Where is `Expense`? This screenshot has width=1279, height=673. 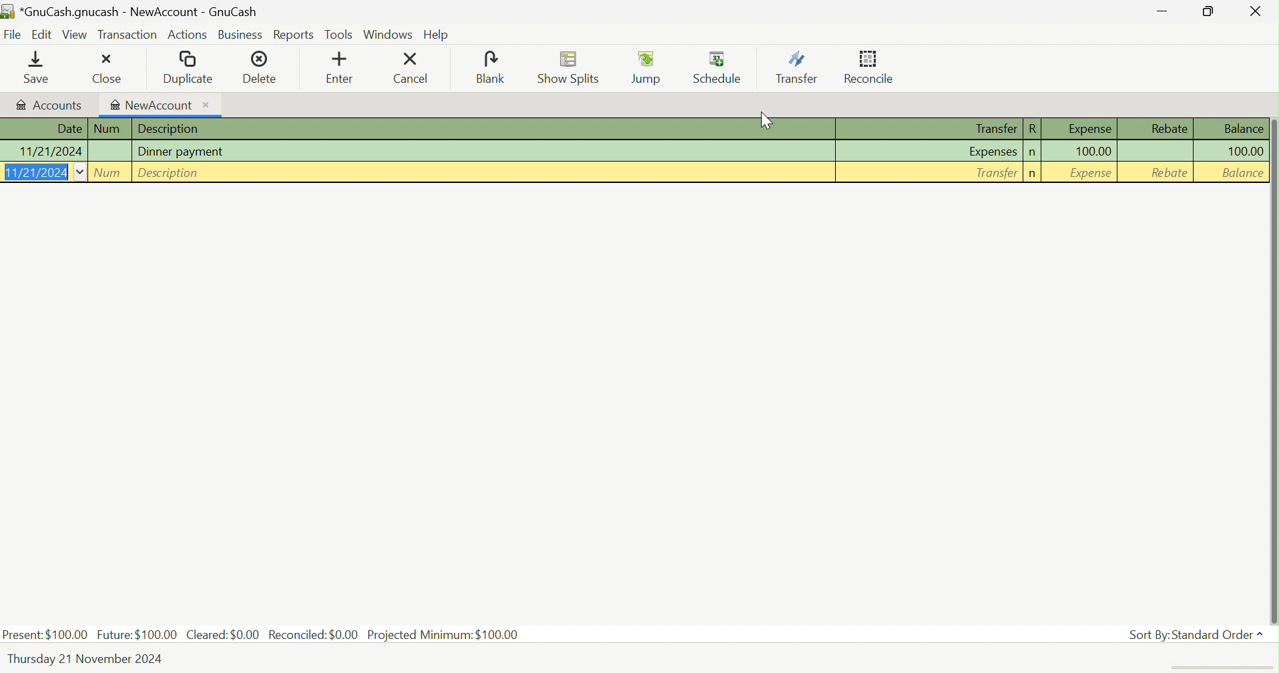
Expense is located at coordinates (1087, 130).